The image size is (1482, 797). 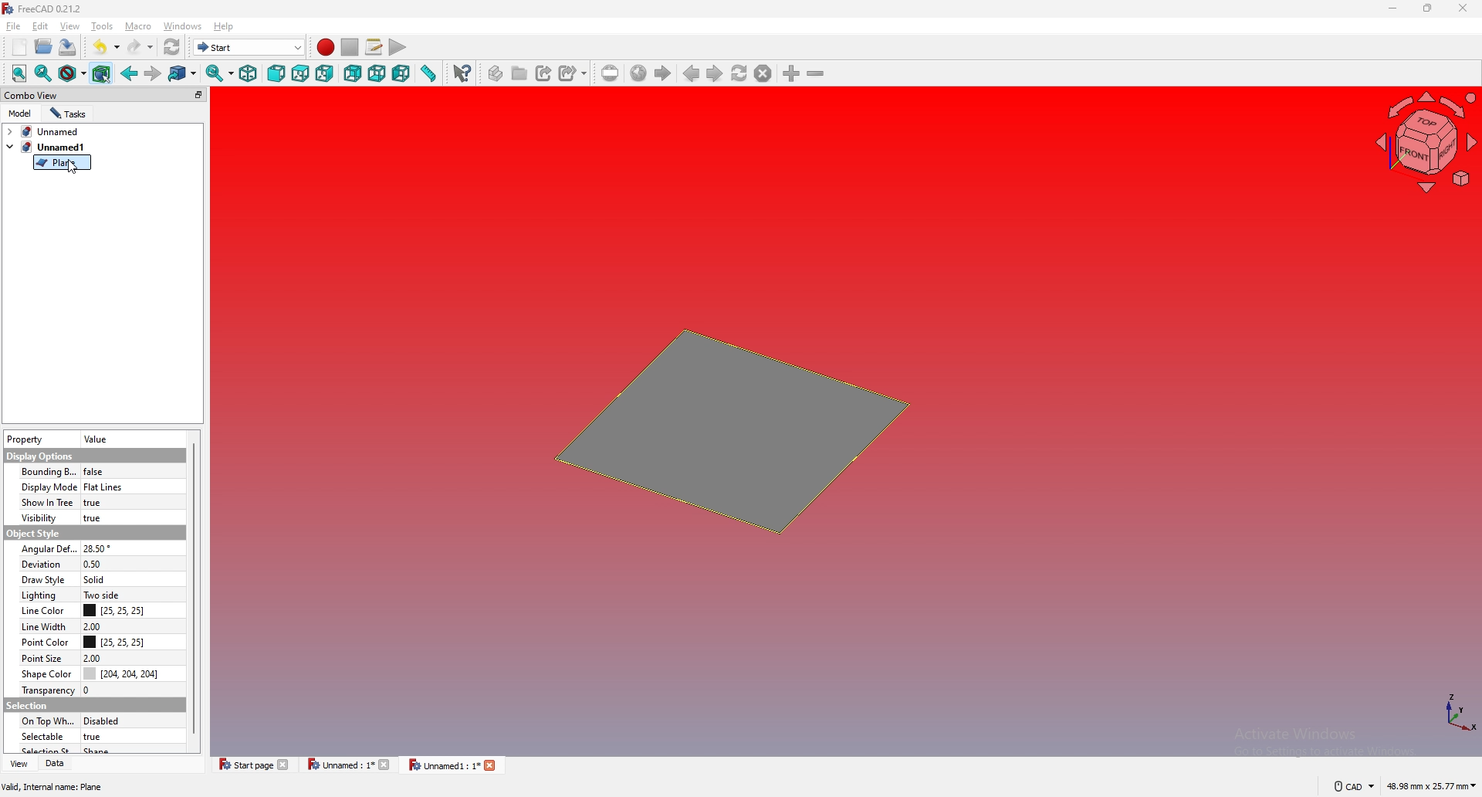 What do you see at coordinates (141, 47) in the screenshot?
I see `redo` at bounding box center [141, 47].